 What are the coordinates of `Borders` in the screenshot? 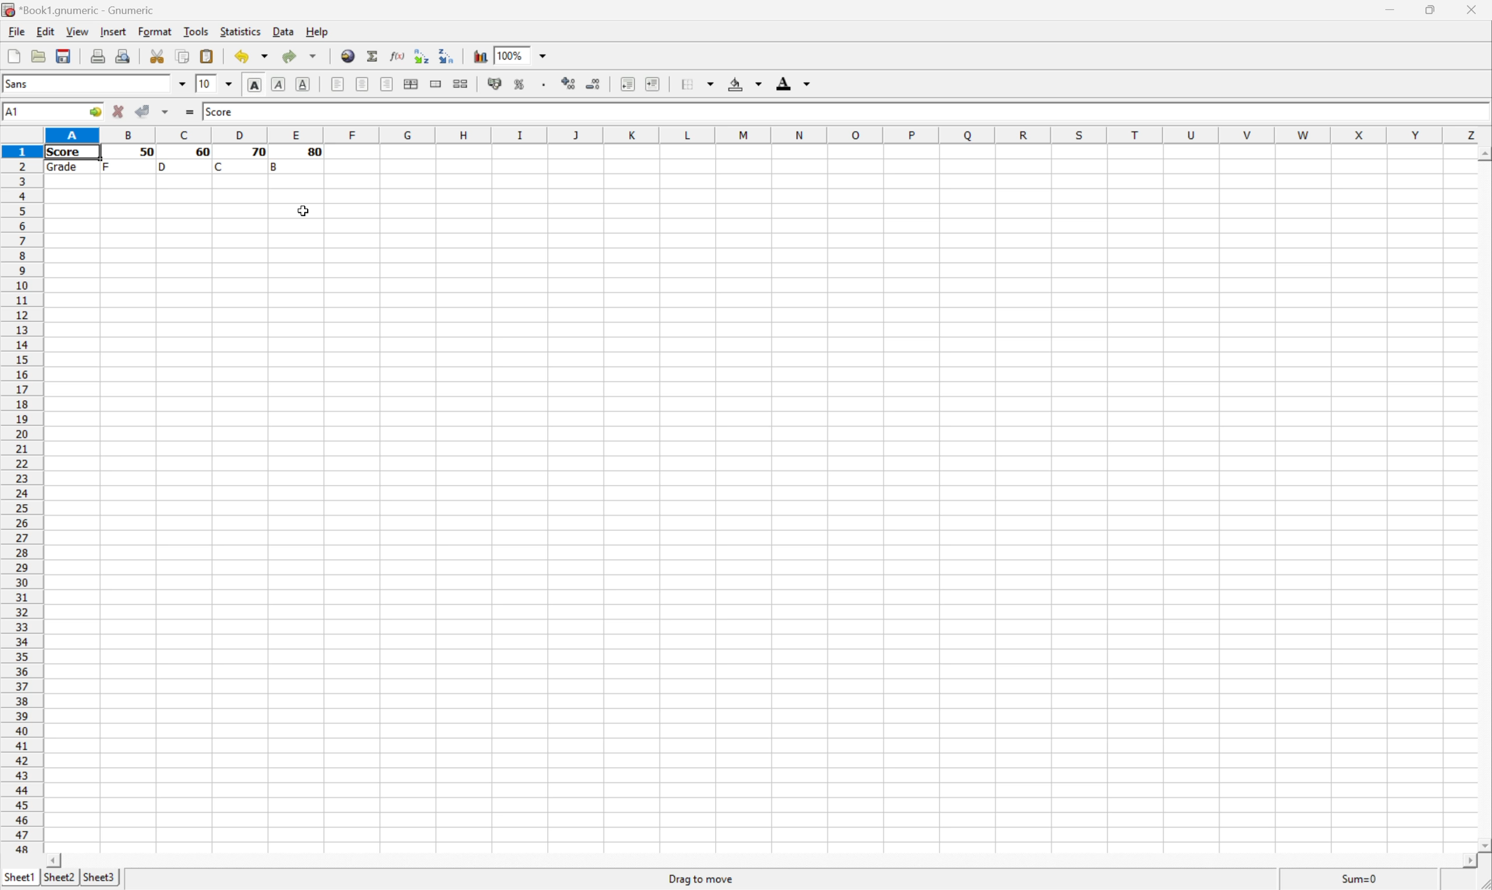 It's located at (699, 83).